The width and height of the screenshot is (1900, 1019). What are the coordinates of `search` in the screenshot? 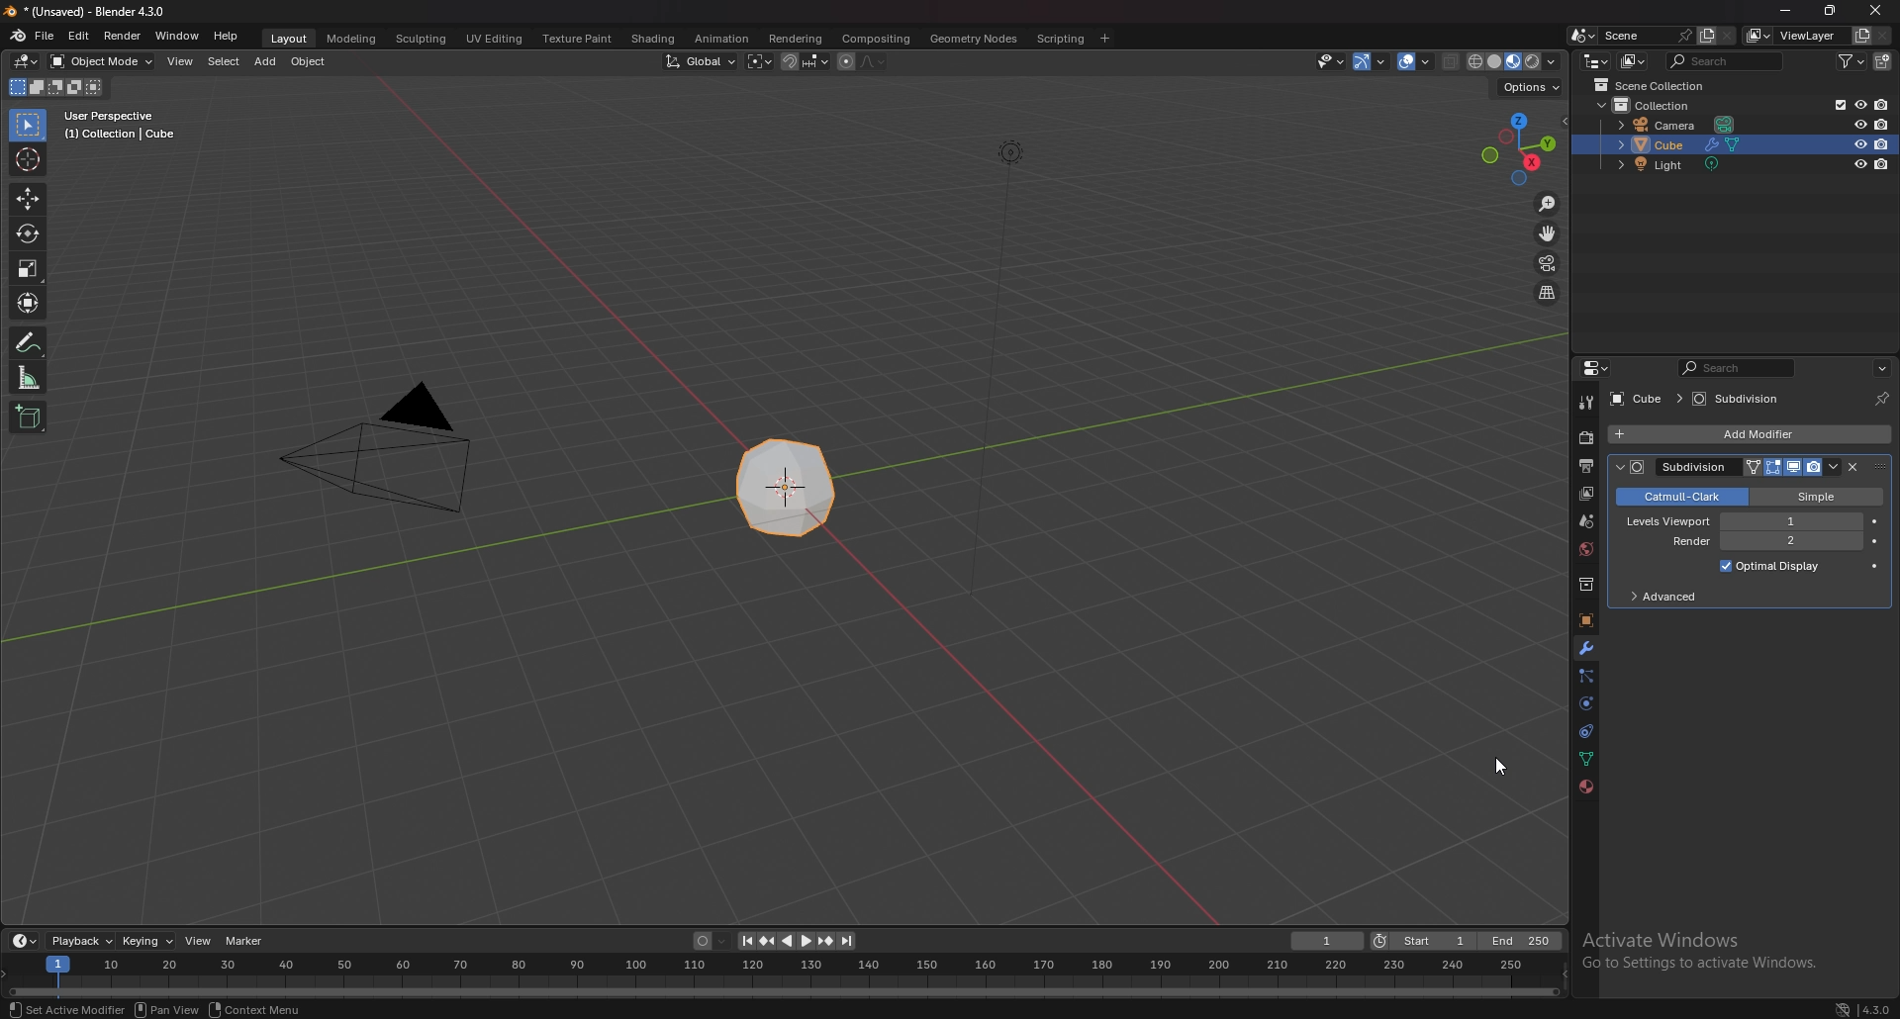 It's located at (1736, 368).